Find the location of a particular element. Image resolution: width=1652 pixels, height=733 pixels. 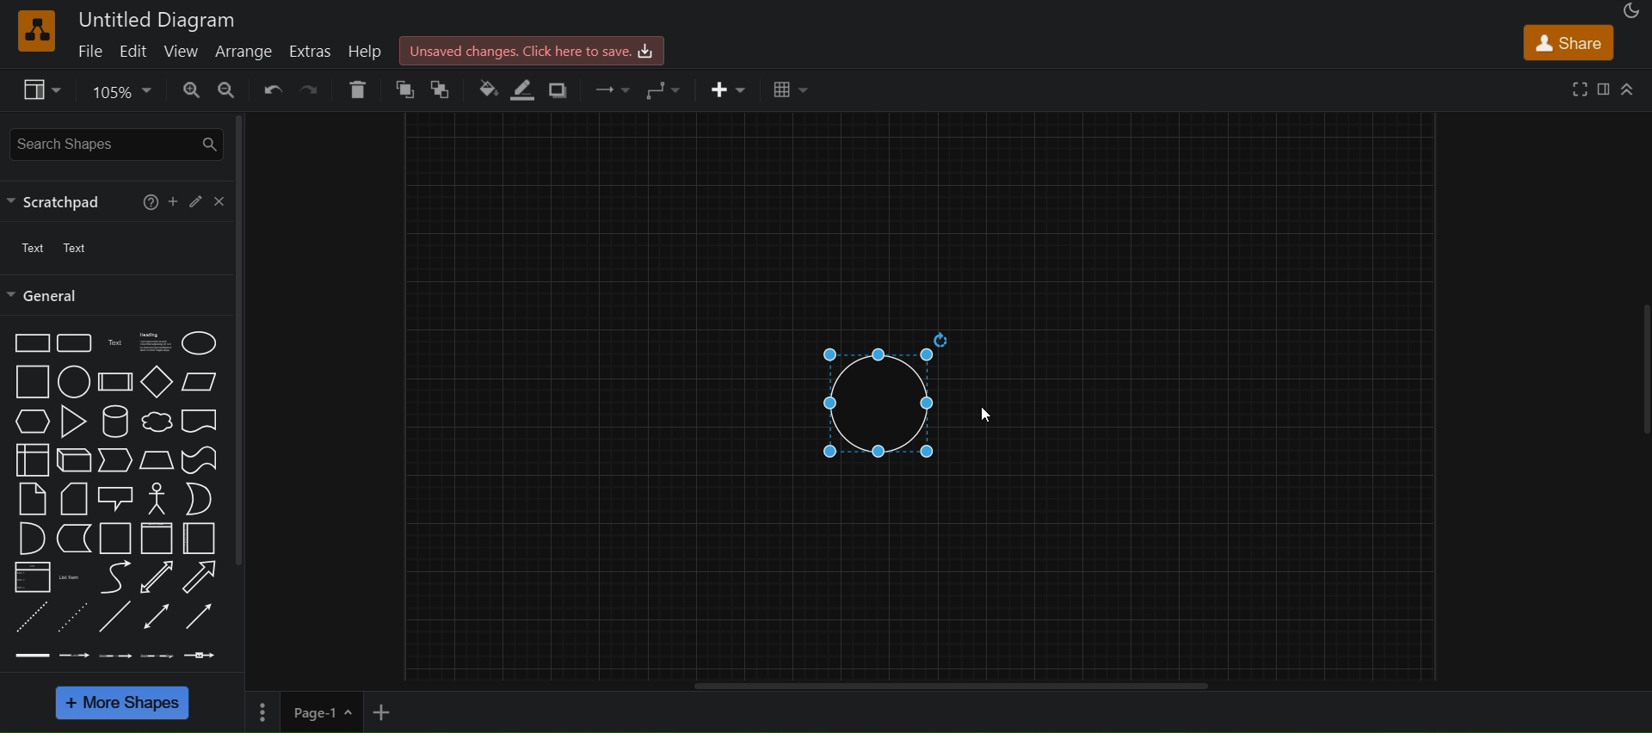

ellipse is located at coordinates (200, 342).